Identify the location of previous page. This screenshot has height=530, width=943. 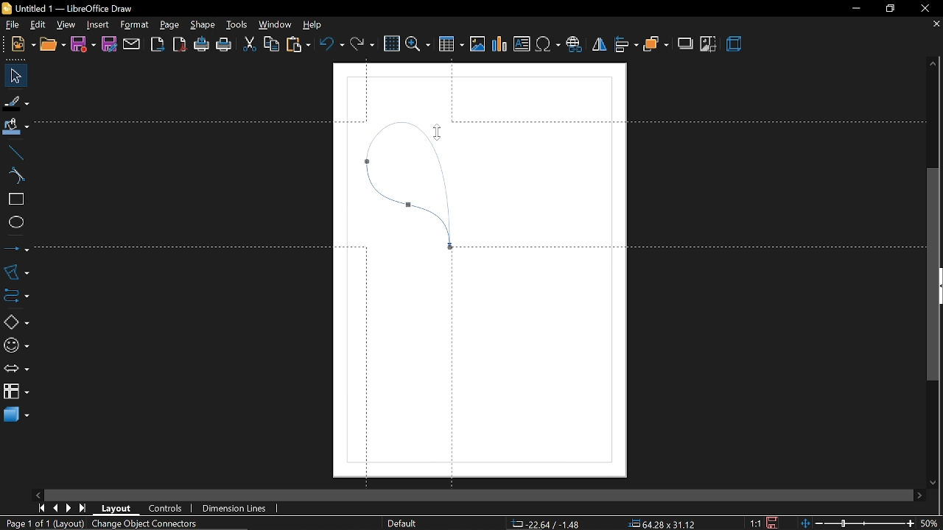
(55, 509).